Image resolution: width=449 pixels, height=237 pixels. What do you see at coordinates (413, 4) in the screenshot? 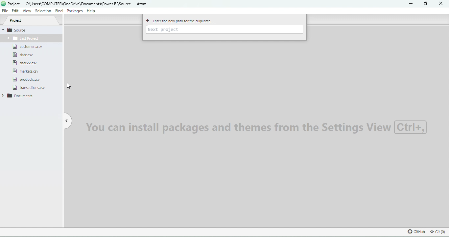
I see `Minimize` at bounding box center [413, 4].